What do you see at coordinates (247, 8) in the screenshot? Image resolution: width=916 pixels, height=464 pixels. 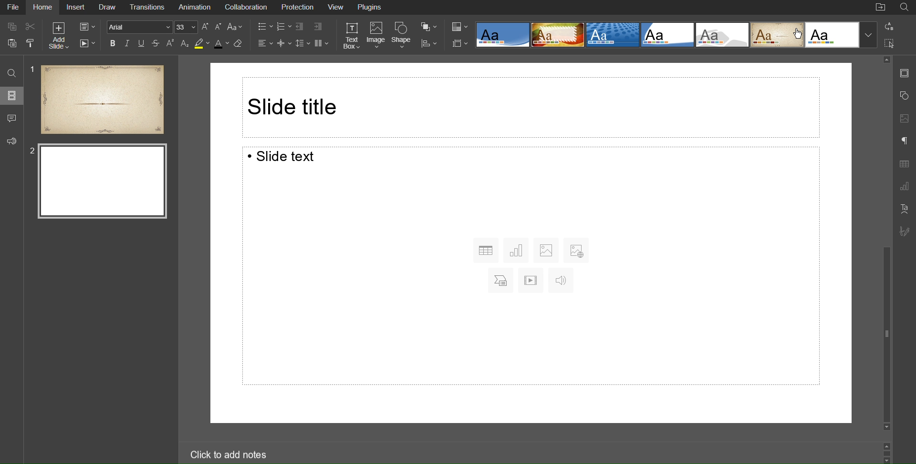 I see `Collaboration` at bounding box center [247, 8].